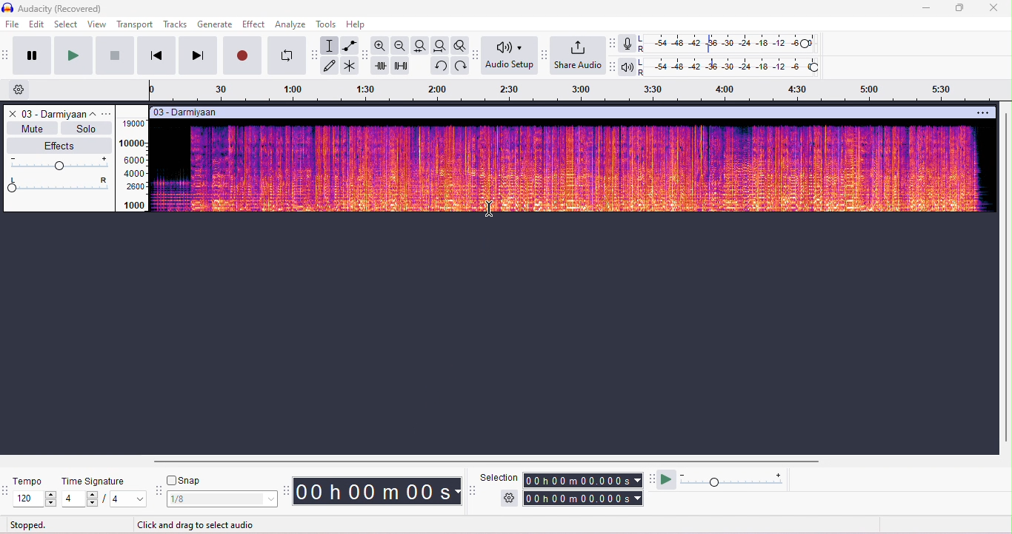 This screenshot has width=1012, height=534. Describe the element at coordinates (651, 479) in the screenshot. I see `play at speed tool bar` at that location.